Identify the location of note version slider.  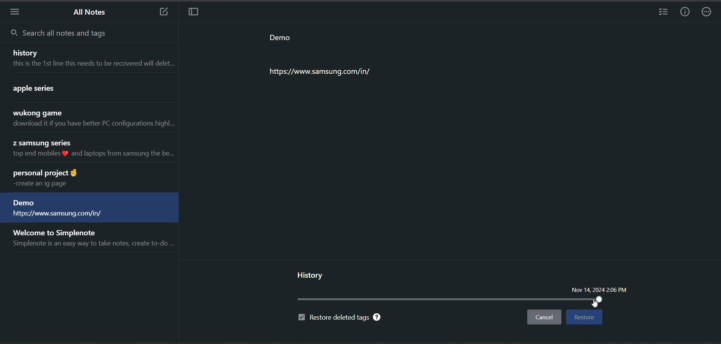
(451, 300).